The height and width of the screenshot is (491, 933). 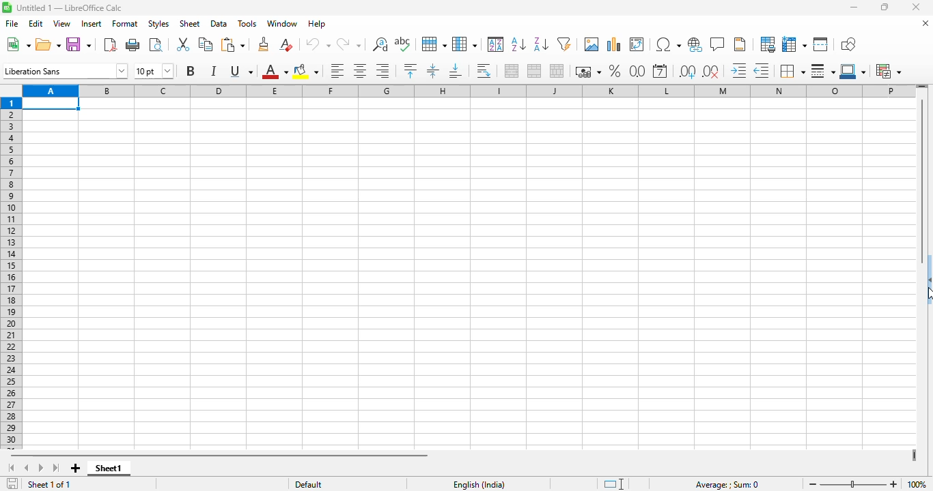 I want to click on maximize, so click(x=885, y=7).